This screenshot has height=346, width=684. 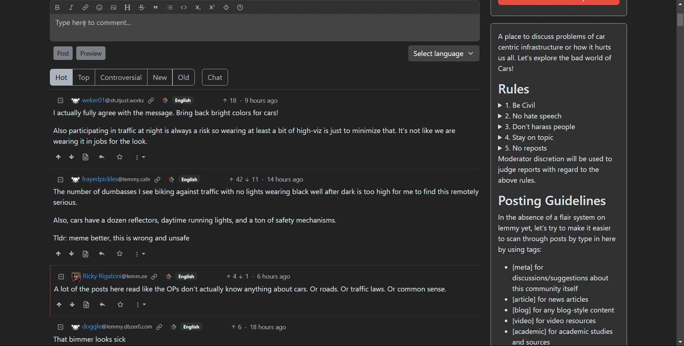 I want to click on upvote, so click(x=58, y=305).